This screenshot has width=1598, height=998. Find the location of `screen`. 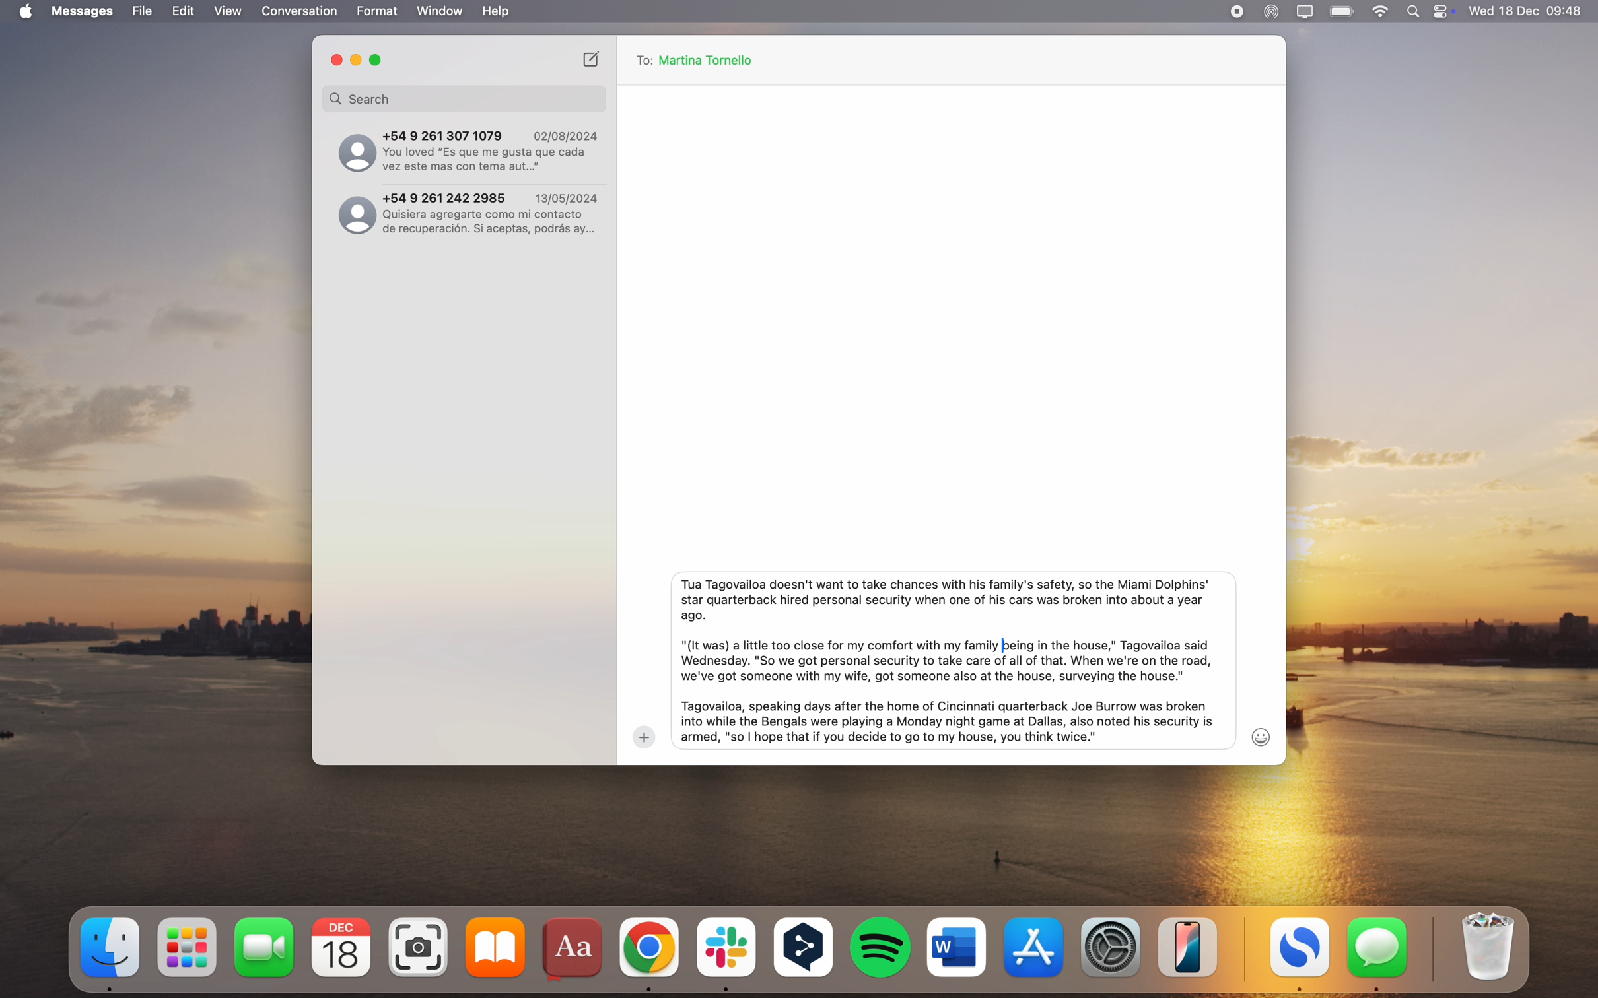

screen is located at coordinates (1305, 12).